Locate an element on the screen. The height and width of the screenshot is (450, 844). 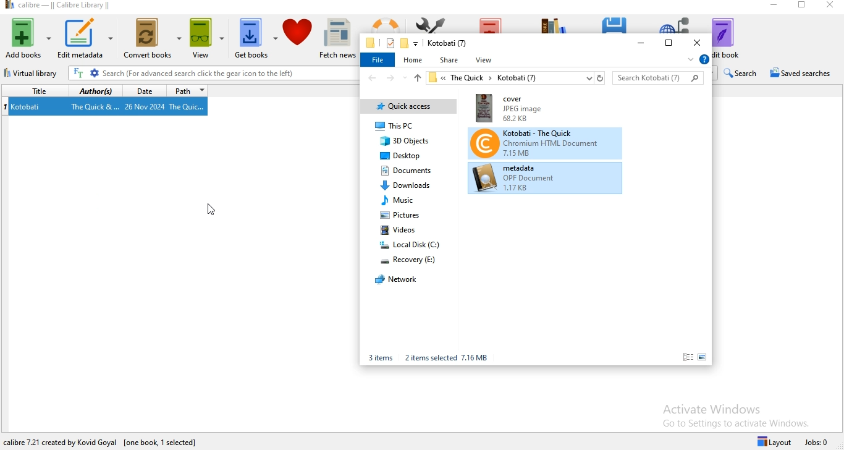
the quick & ... is located at coordinates (94, 108).